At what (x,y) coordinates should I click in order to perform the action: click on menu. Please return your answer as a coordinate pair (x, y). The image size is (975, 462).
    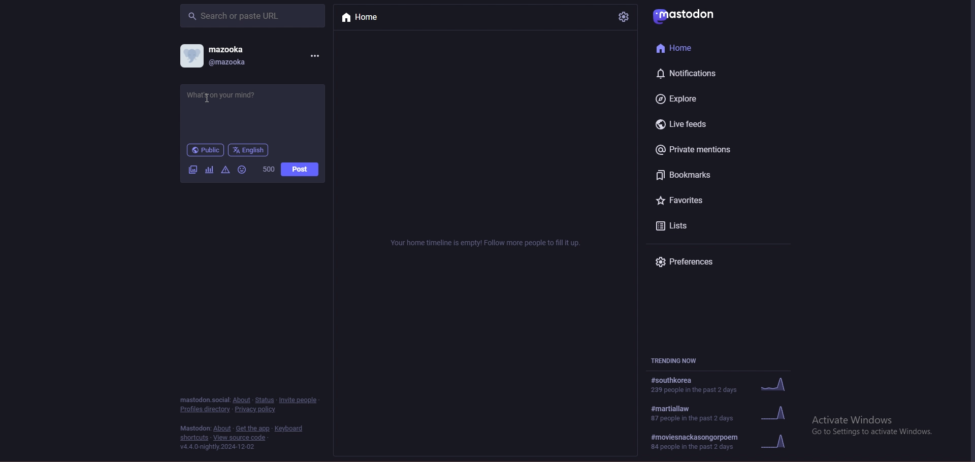
    Looking at the image, I should click on (314, 55).